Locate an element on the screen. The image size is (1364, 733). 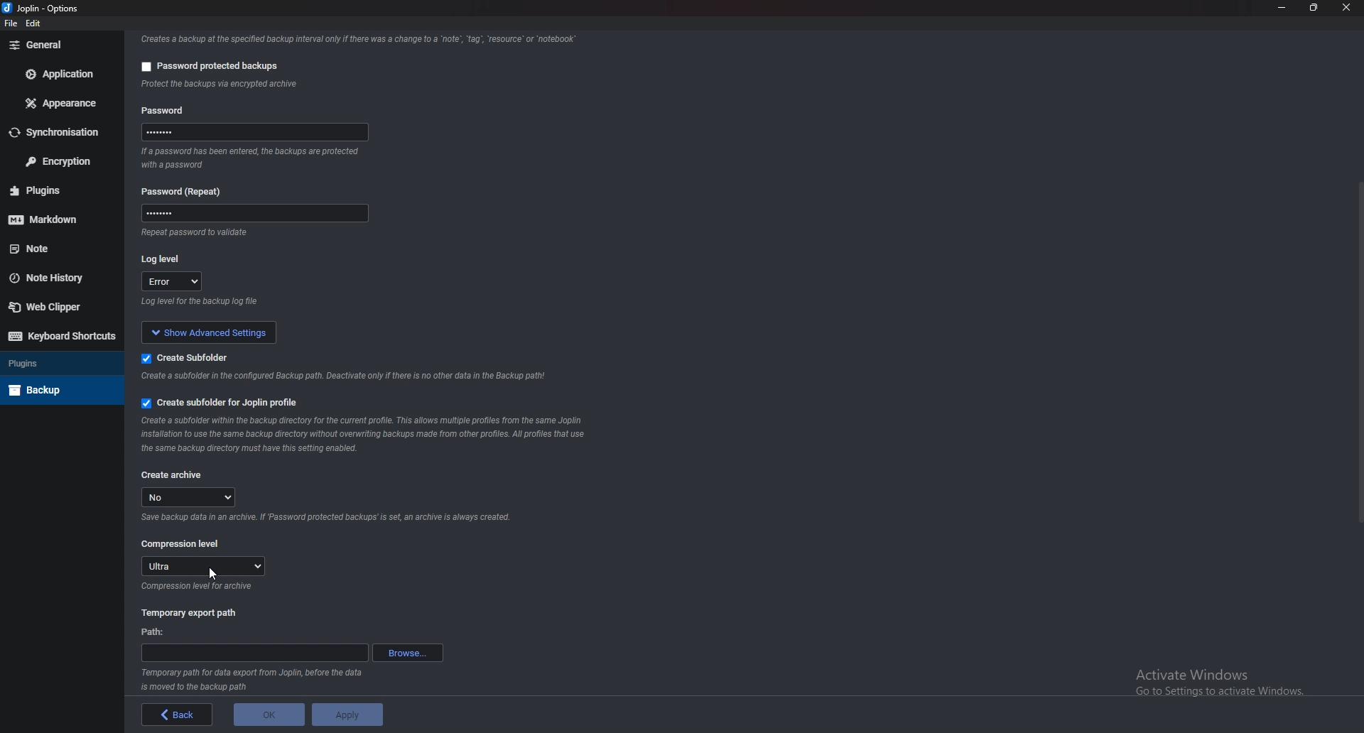
log level is located at coordinates (166, 258).